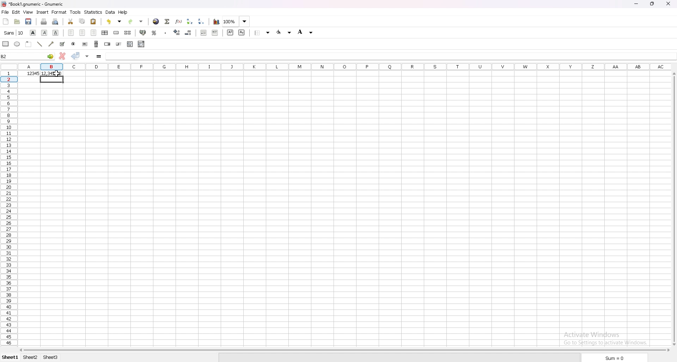 The image size is (677, 362). I want to click on print preview, so click(56, 21).